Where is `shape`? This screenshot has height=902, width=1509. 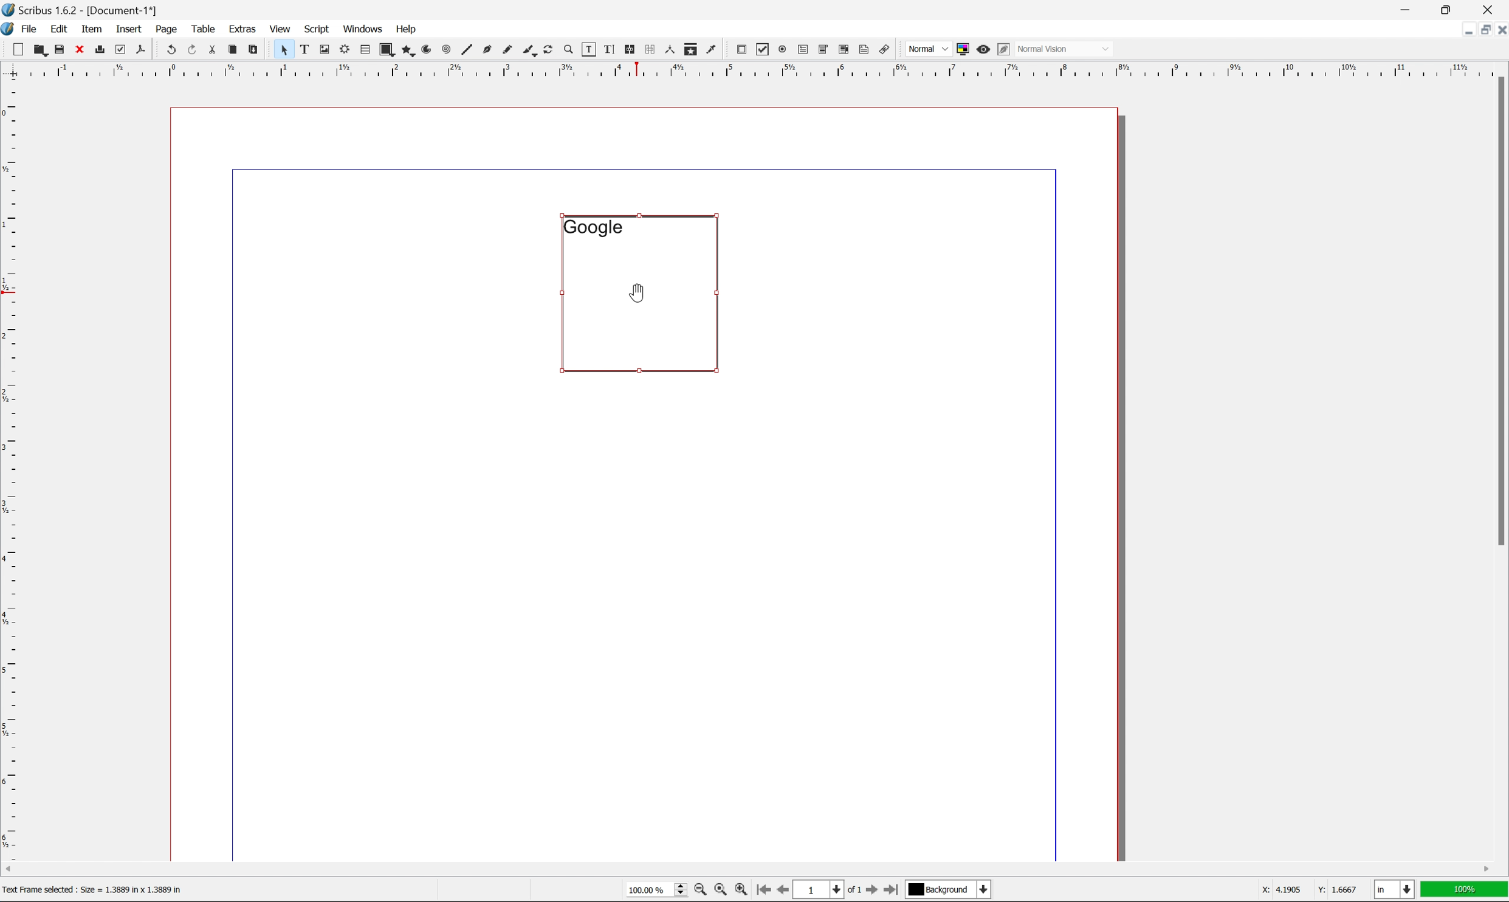 shape is located at coordinates (388, 50).